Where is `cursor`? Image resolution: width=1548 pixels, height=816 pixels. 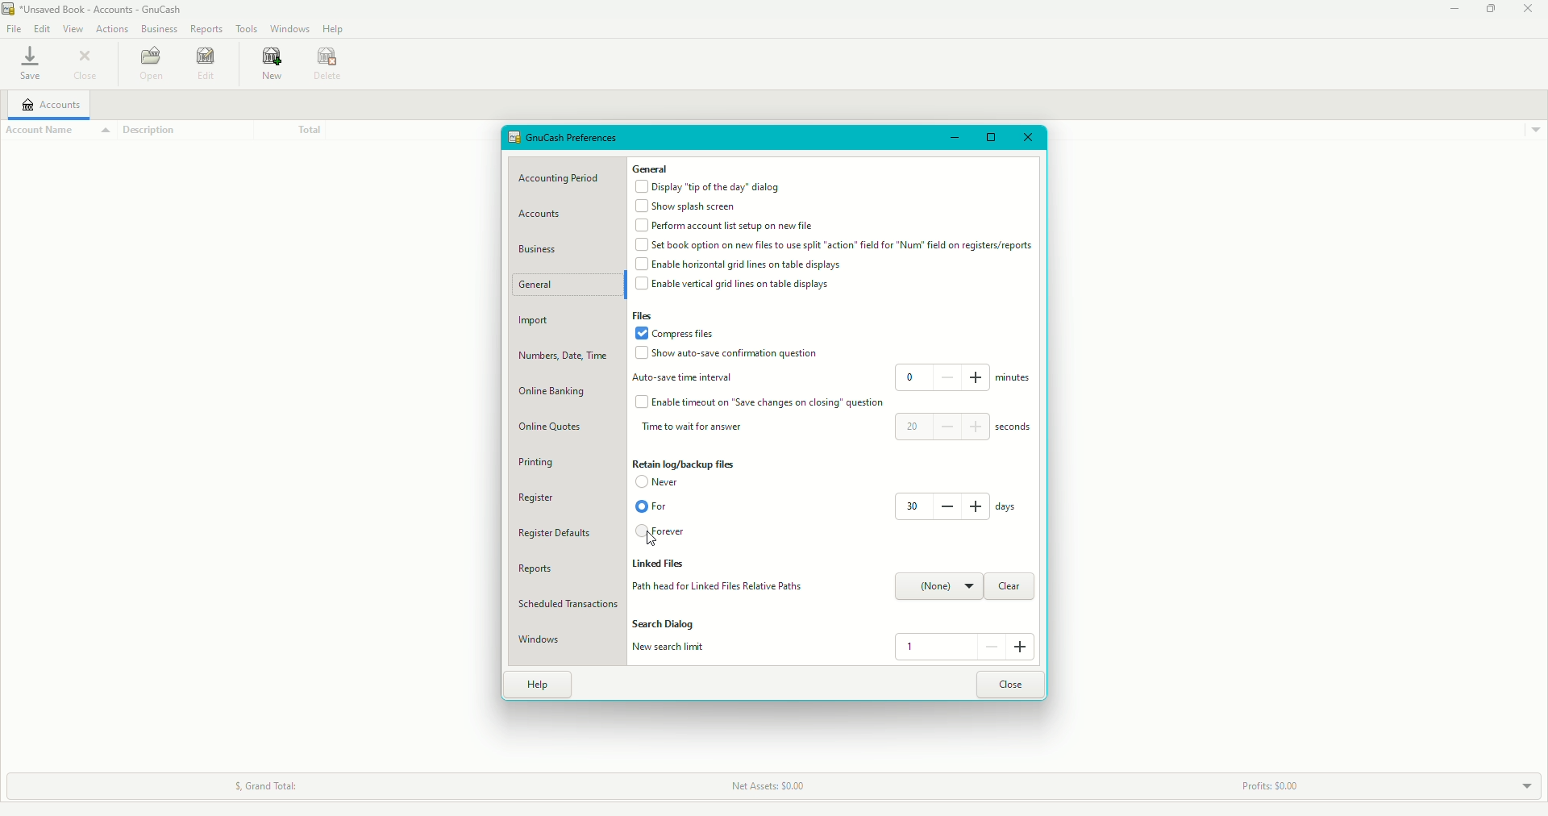
cursor is located at coordinates (653, 538).